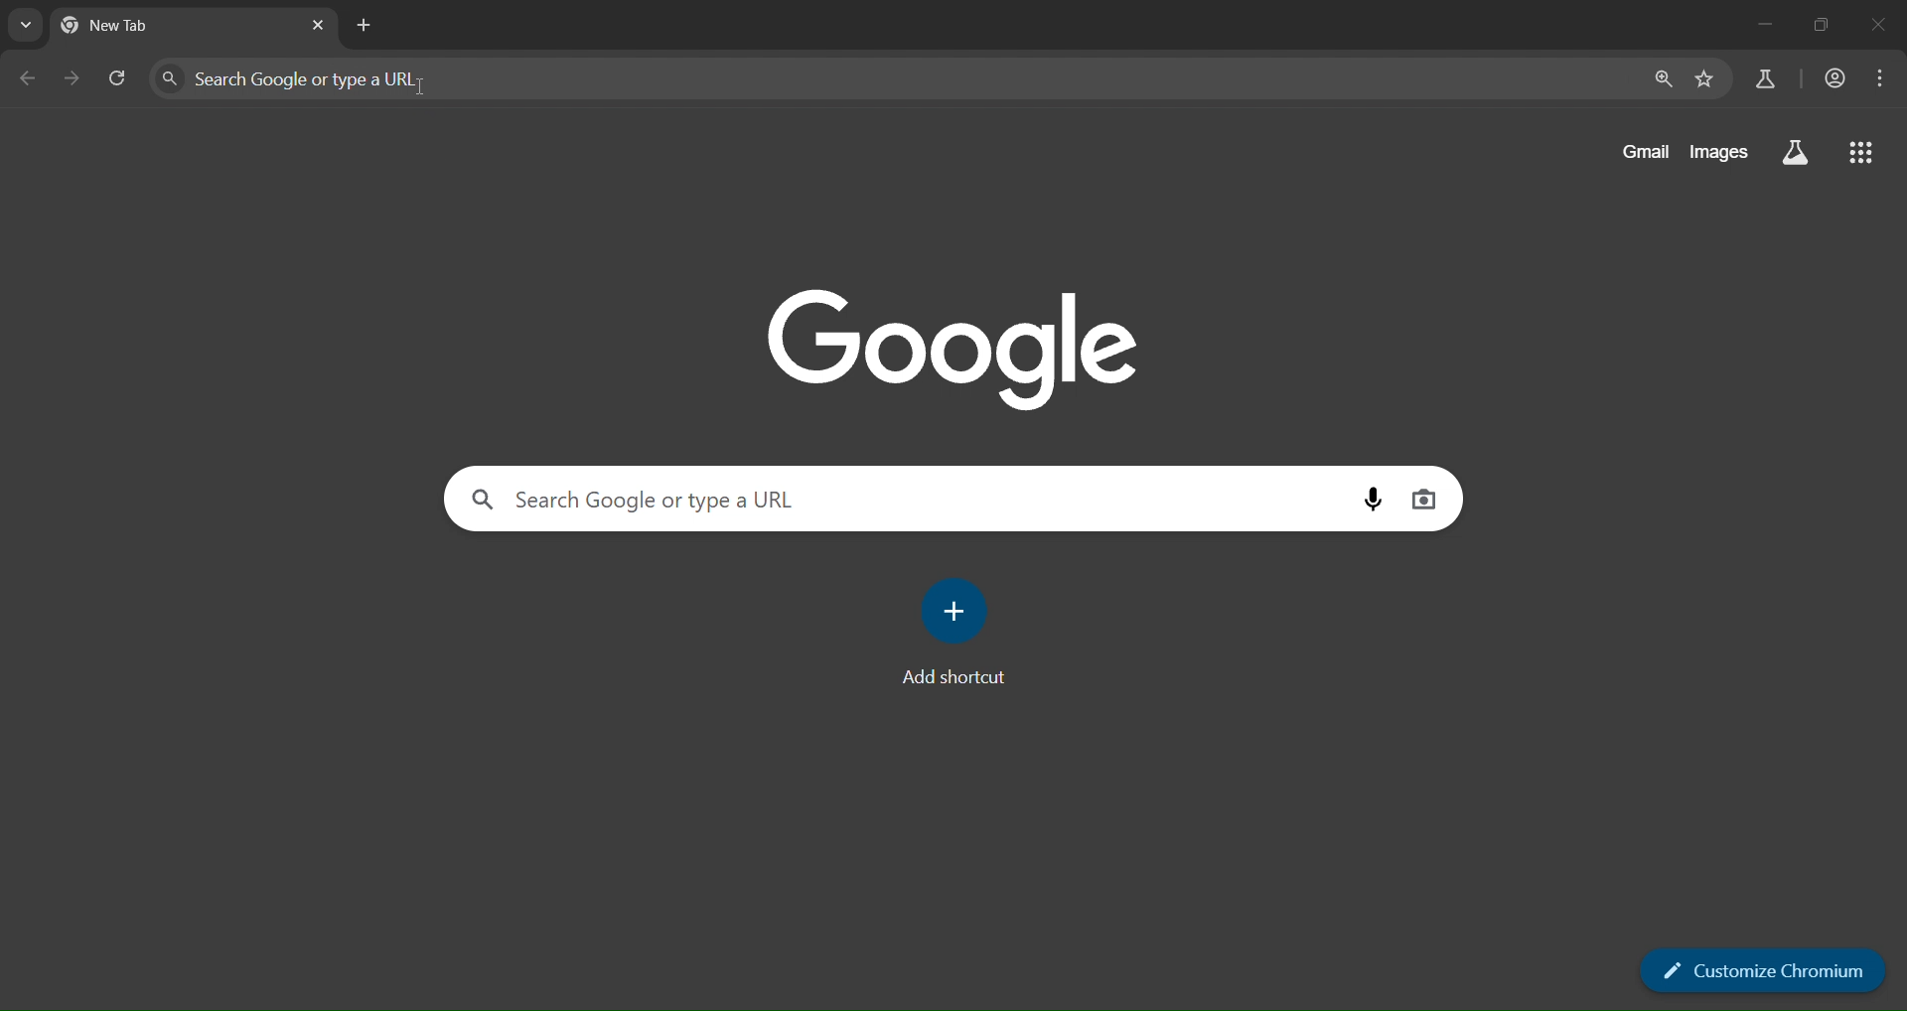 Image resolution: width=1907 pixels, height=1011 pixels. I want to click on go forward one page, so click(75, 82).